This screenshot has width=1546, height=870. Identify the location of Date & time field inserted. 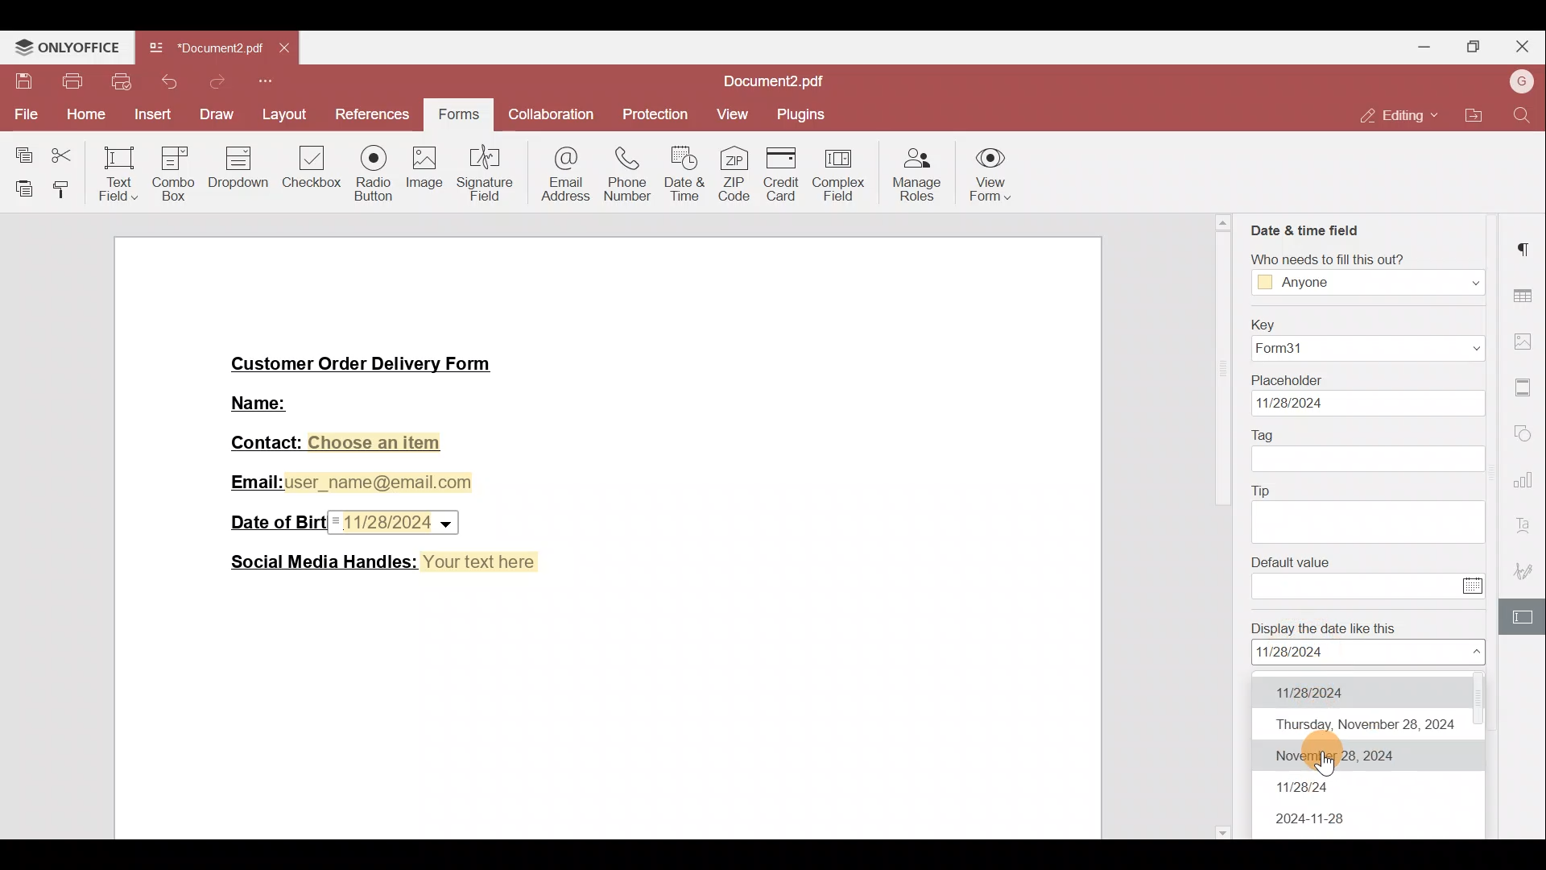
(397, 523).